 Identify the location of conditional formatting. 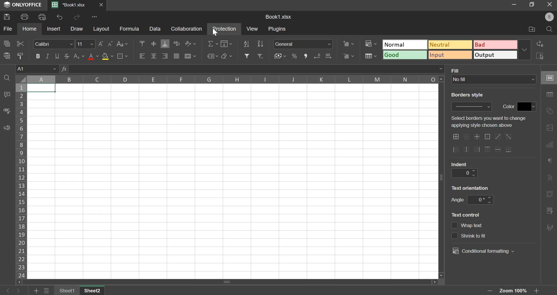
(483, 251).